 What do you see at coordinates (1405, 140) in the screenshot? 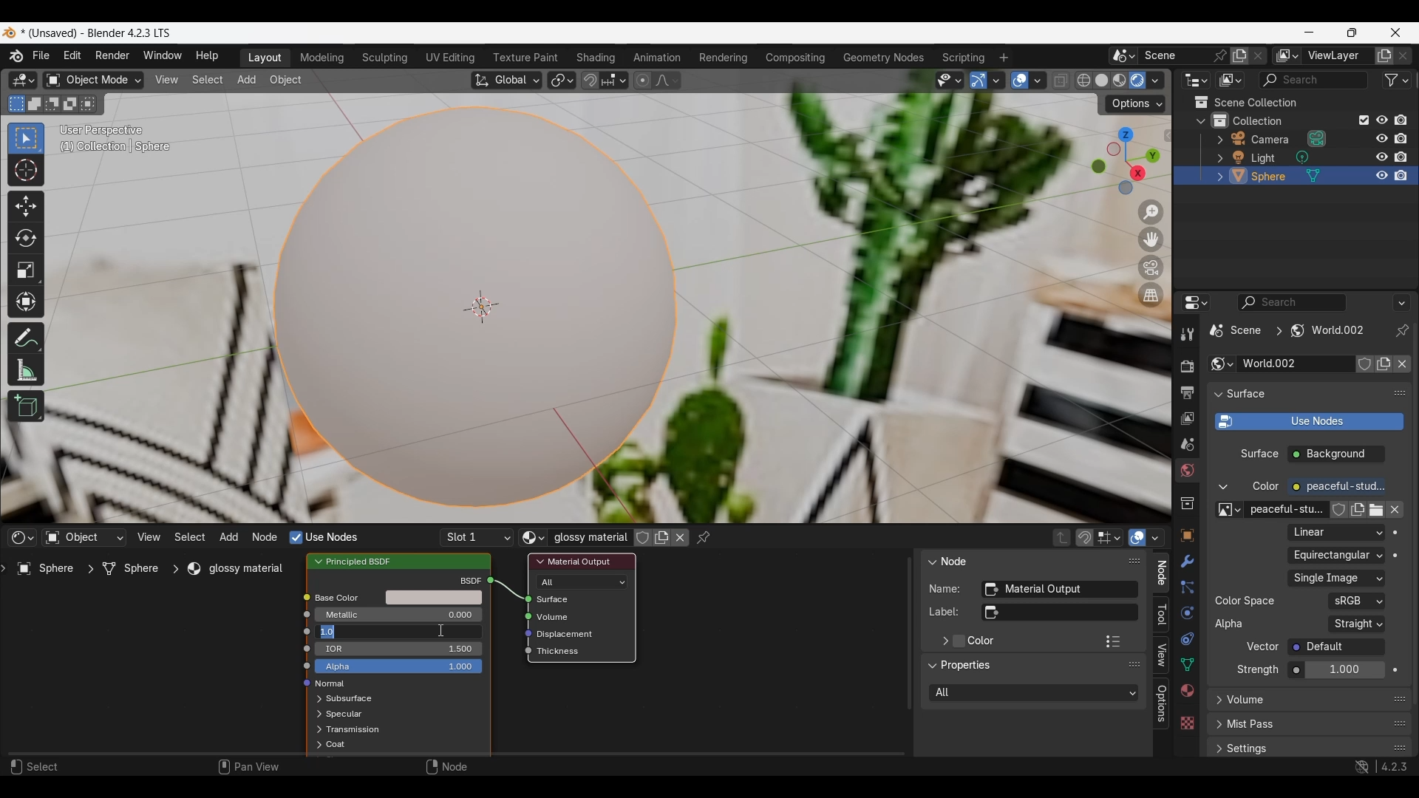
I see `disable all respective renders` at bounding box center [1405, 140].